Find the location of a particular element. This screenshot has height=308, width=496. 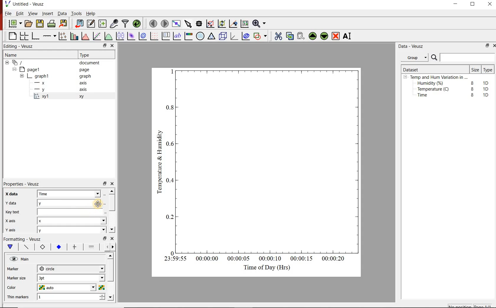

Editing - Veusz is located at coordinates (20, 46).